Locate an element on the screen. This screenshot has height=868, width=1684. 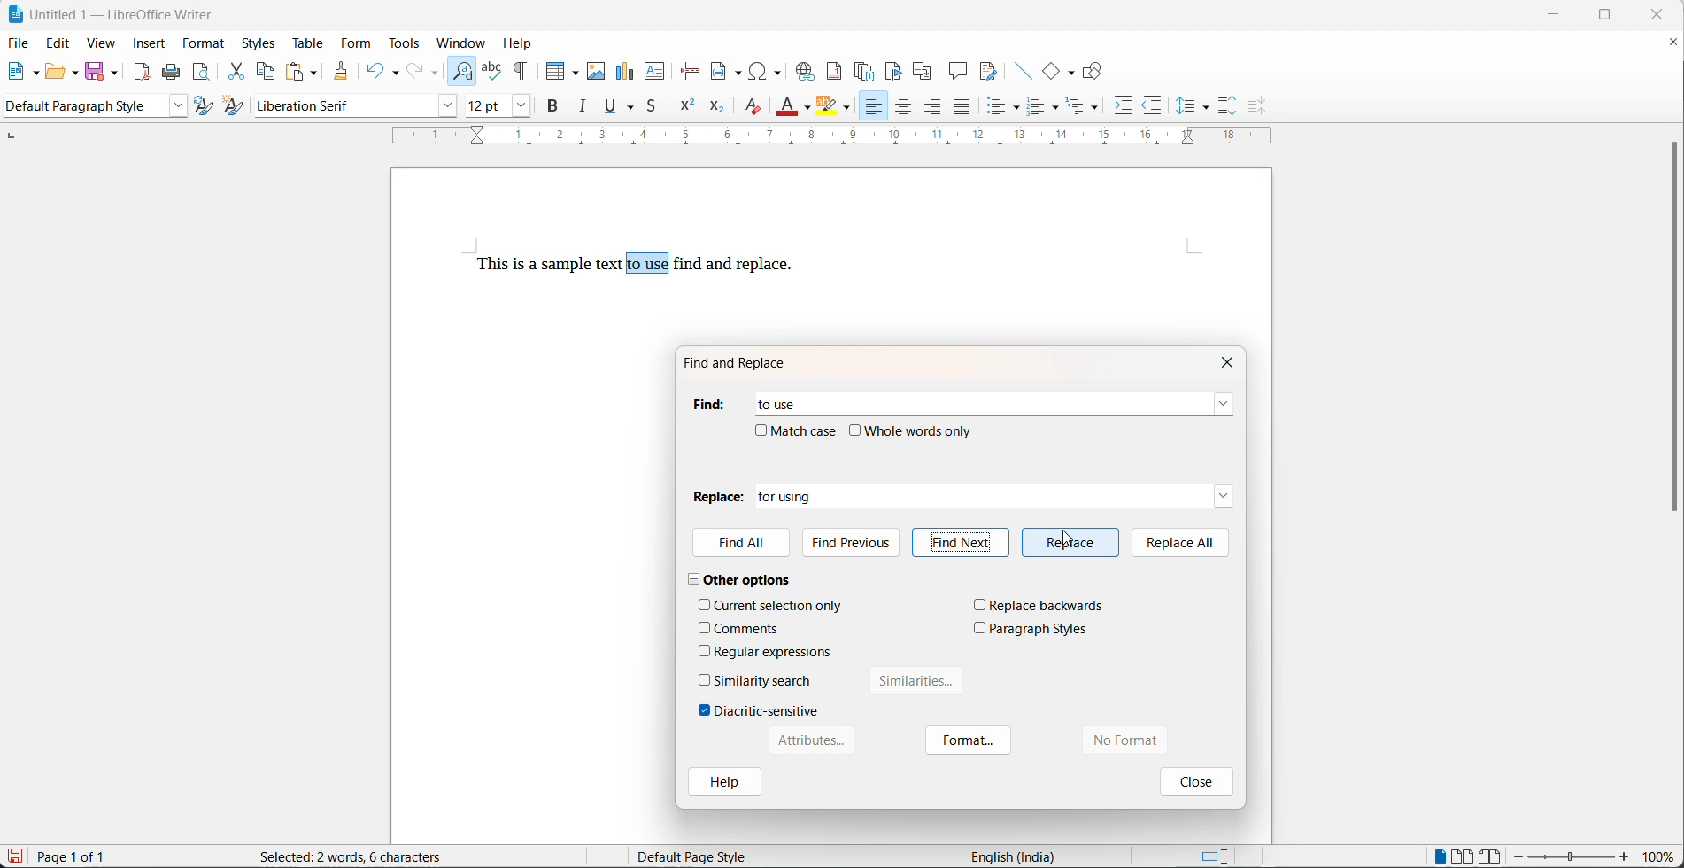
zoom percentage is located at coordinates (1662, 856).